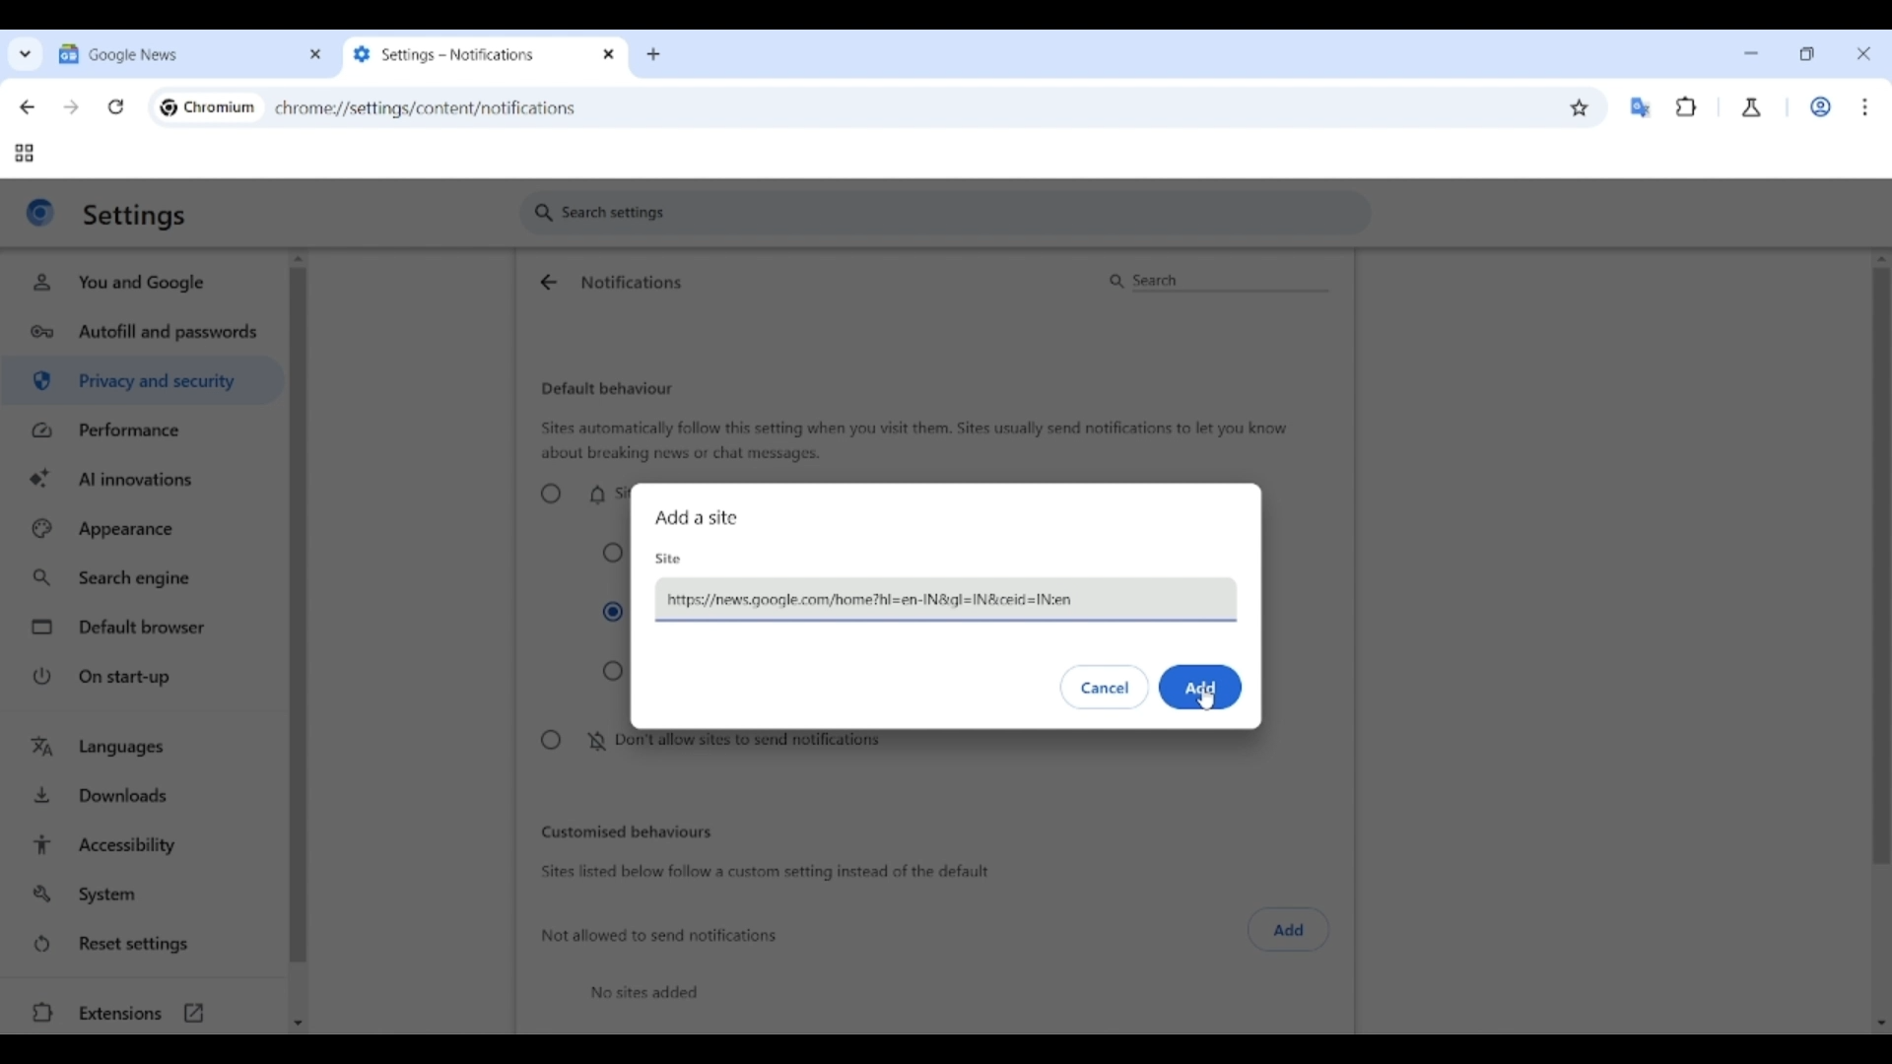  What do you see at coordinates (709, 745) in the screenshot?
I see `Don't allow sites to send notifications` at bounding box center [709, 745].